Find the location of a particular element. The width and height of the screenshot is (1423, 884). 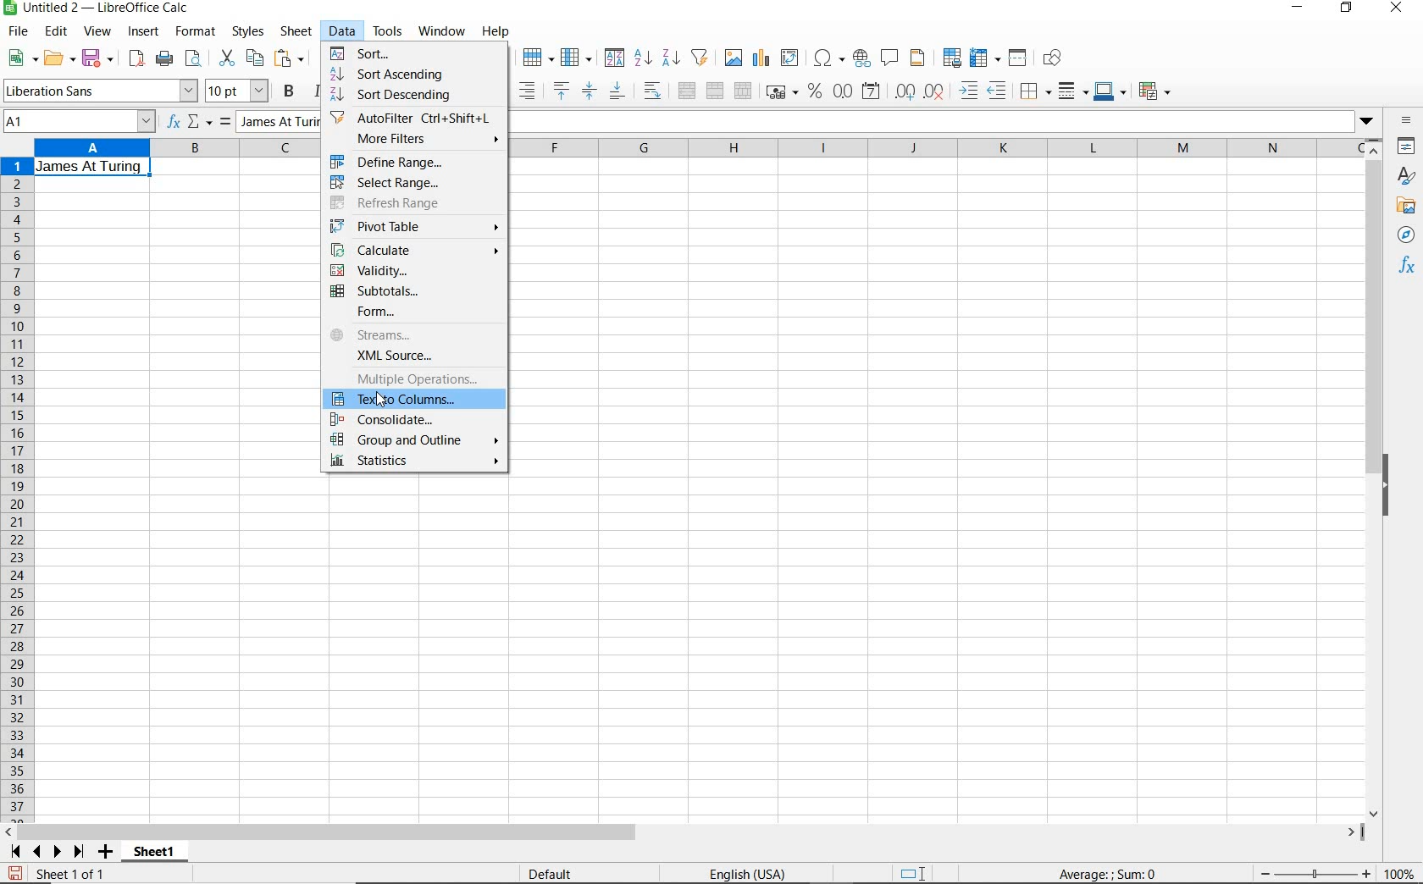

define print area is located at coordinates (950, 58).